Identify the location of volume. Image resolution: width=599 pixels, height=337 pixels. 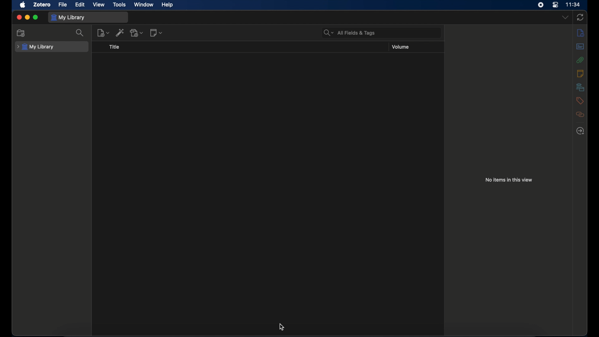
(401, 47).